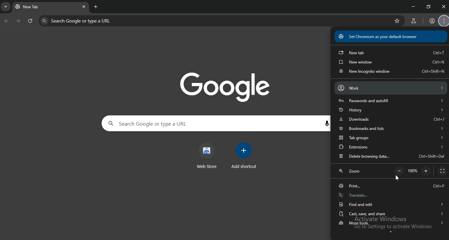 Image resolution: width=449 pixels, height=240 pixels. I want to click on translate, so click(389, 196).